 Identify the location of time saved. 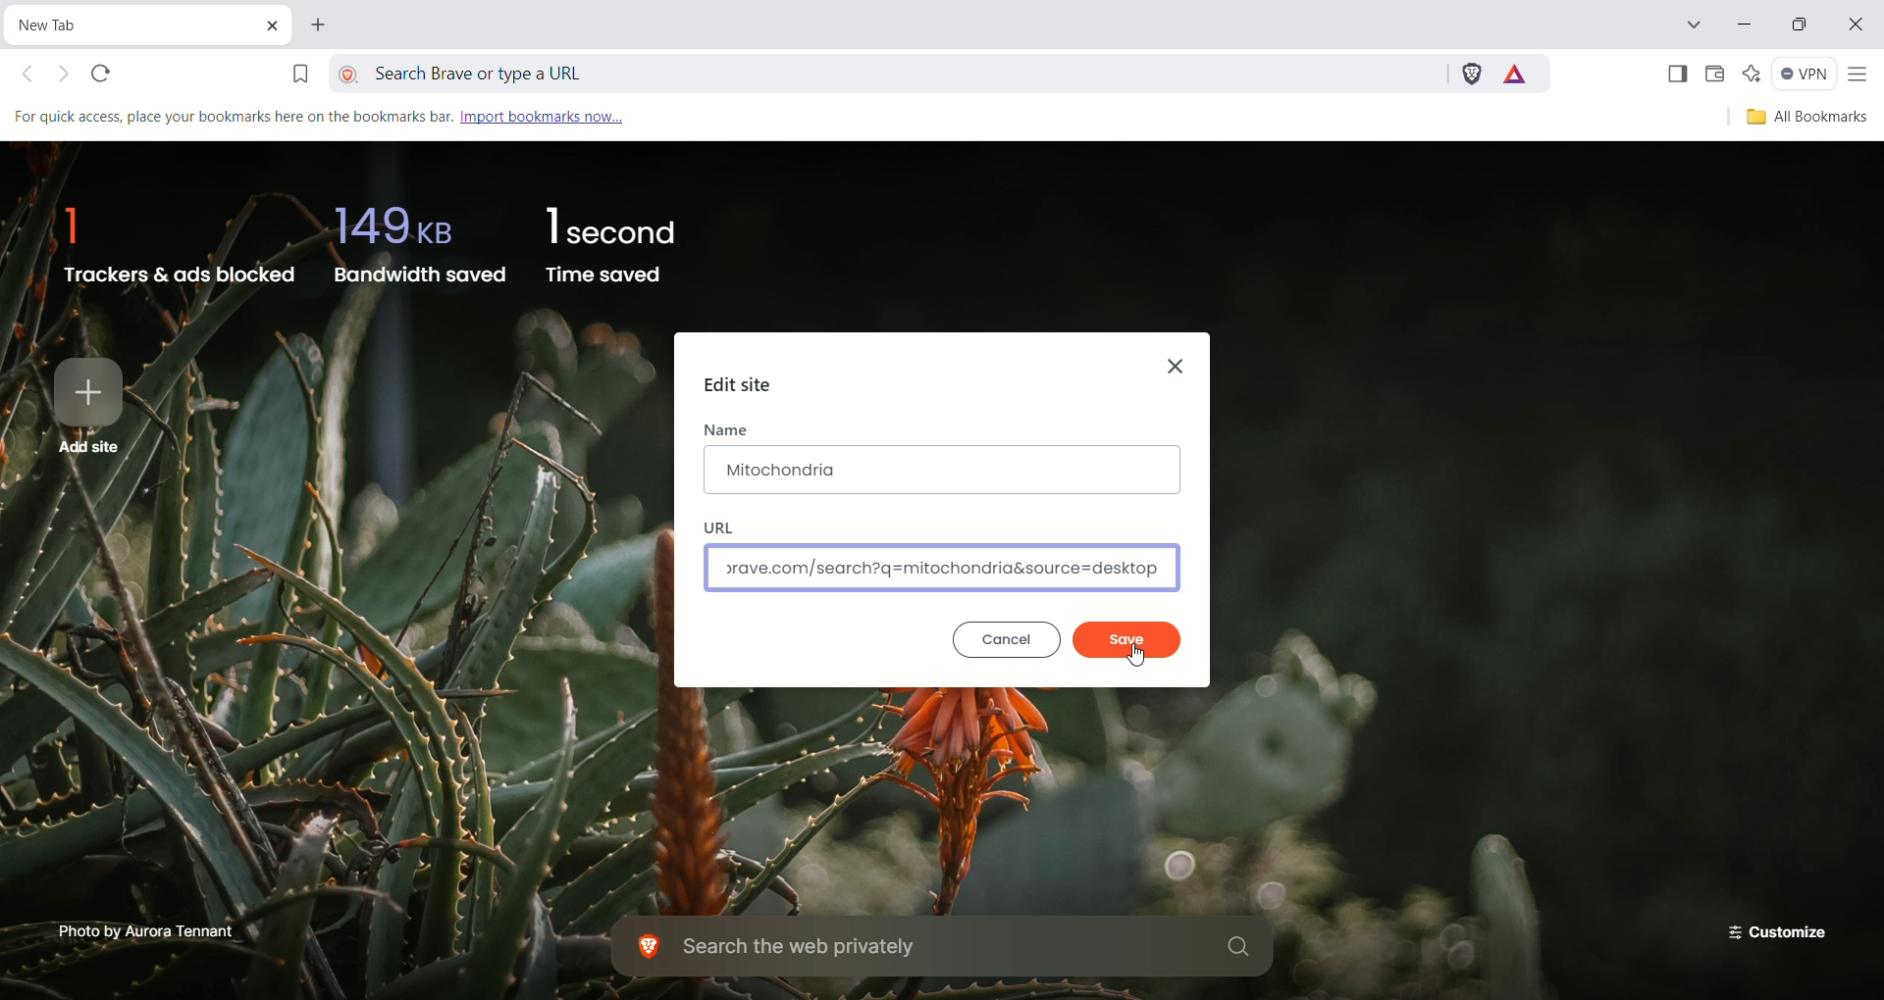
(615, 245).